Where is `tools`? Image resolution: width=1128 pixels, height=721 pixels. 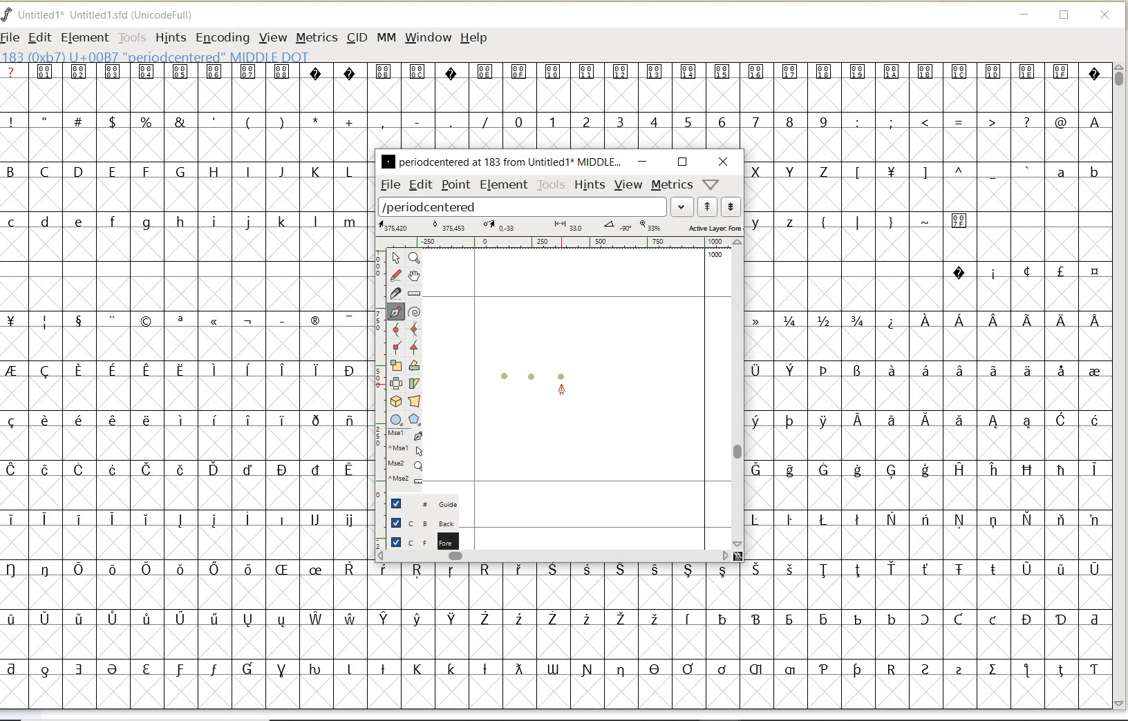 tools is located at coordinates (551, 185).